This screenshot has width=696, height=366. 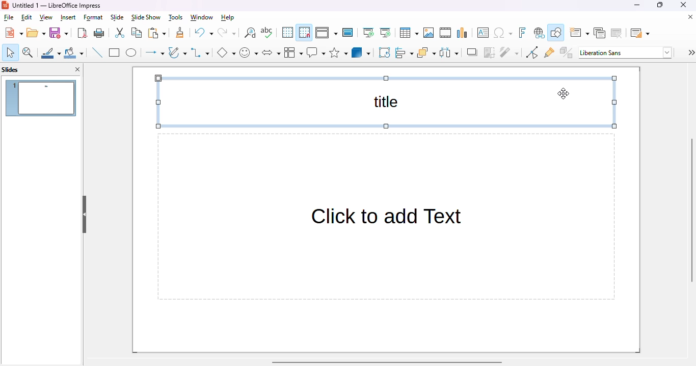 I want to click on paste, so click(x=157, y=33).